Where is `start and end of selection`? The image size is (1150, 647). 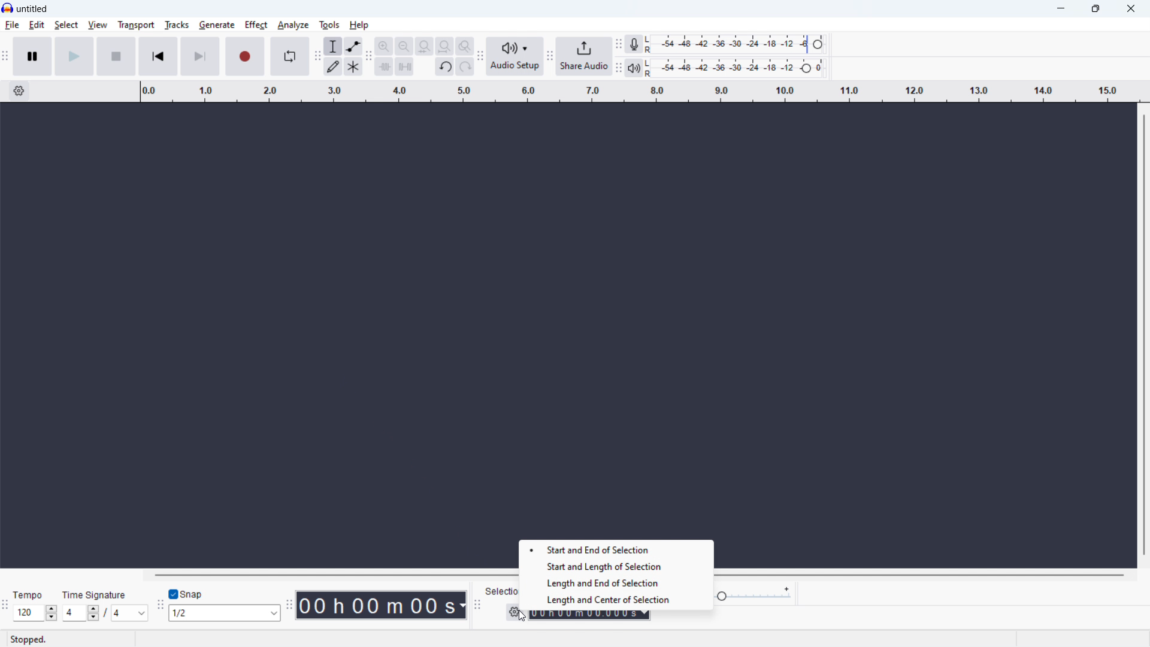 start and end of selection is located at coordinates (617, 551).